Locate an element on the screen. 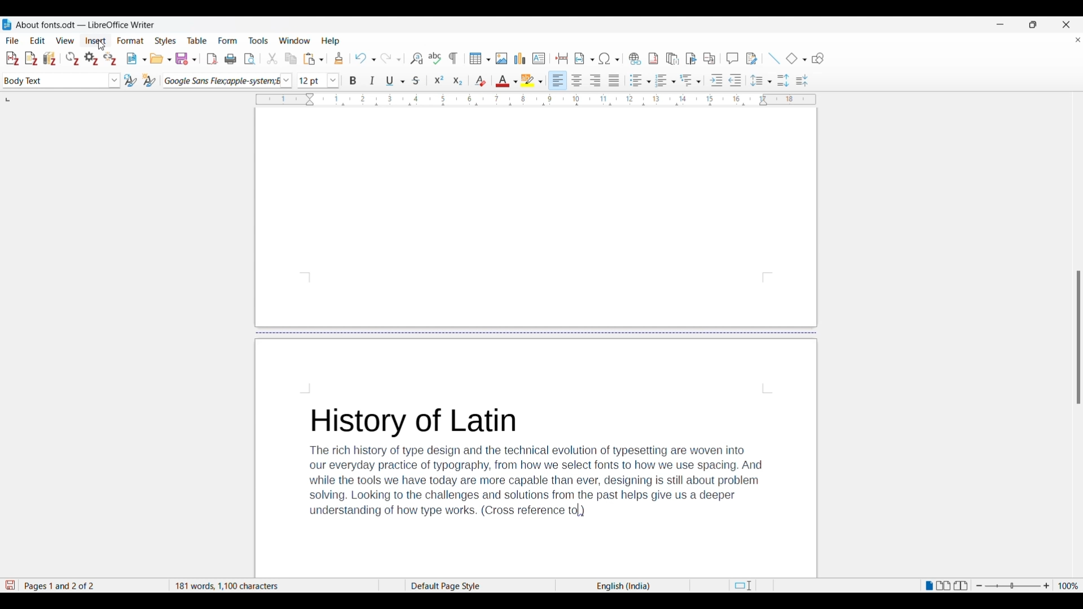 This screenshot has height=609, width=1083. Add/Edit bibliography is located at coordinates (50, 59).